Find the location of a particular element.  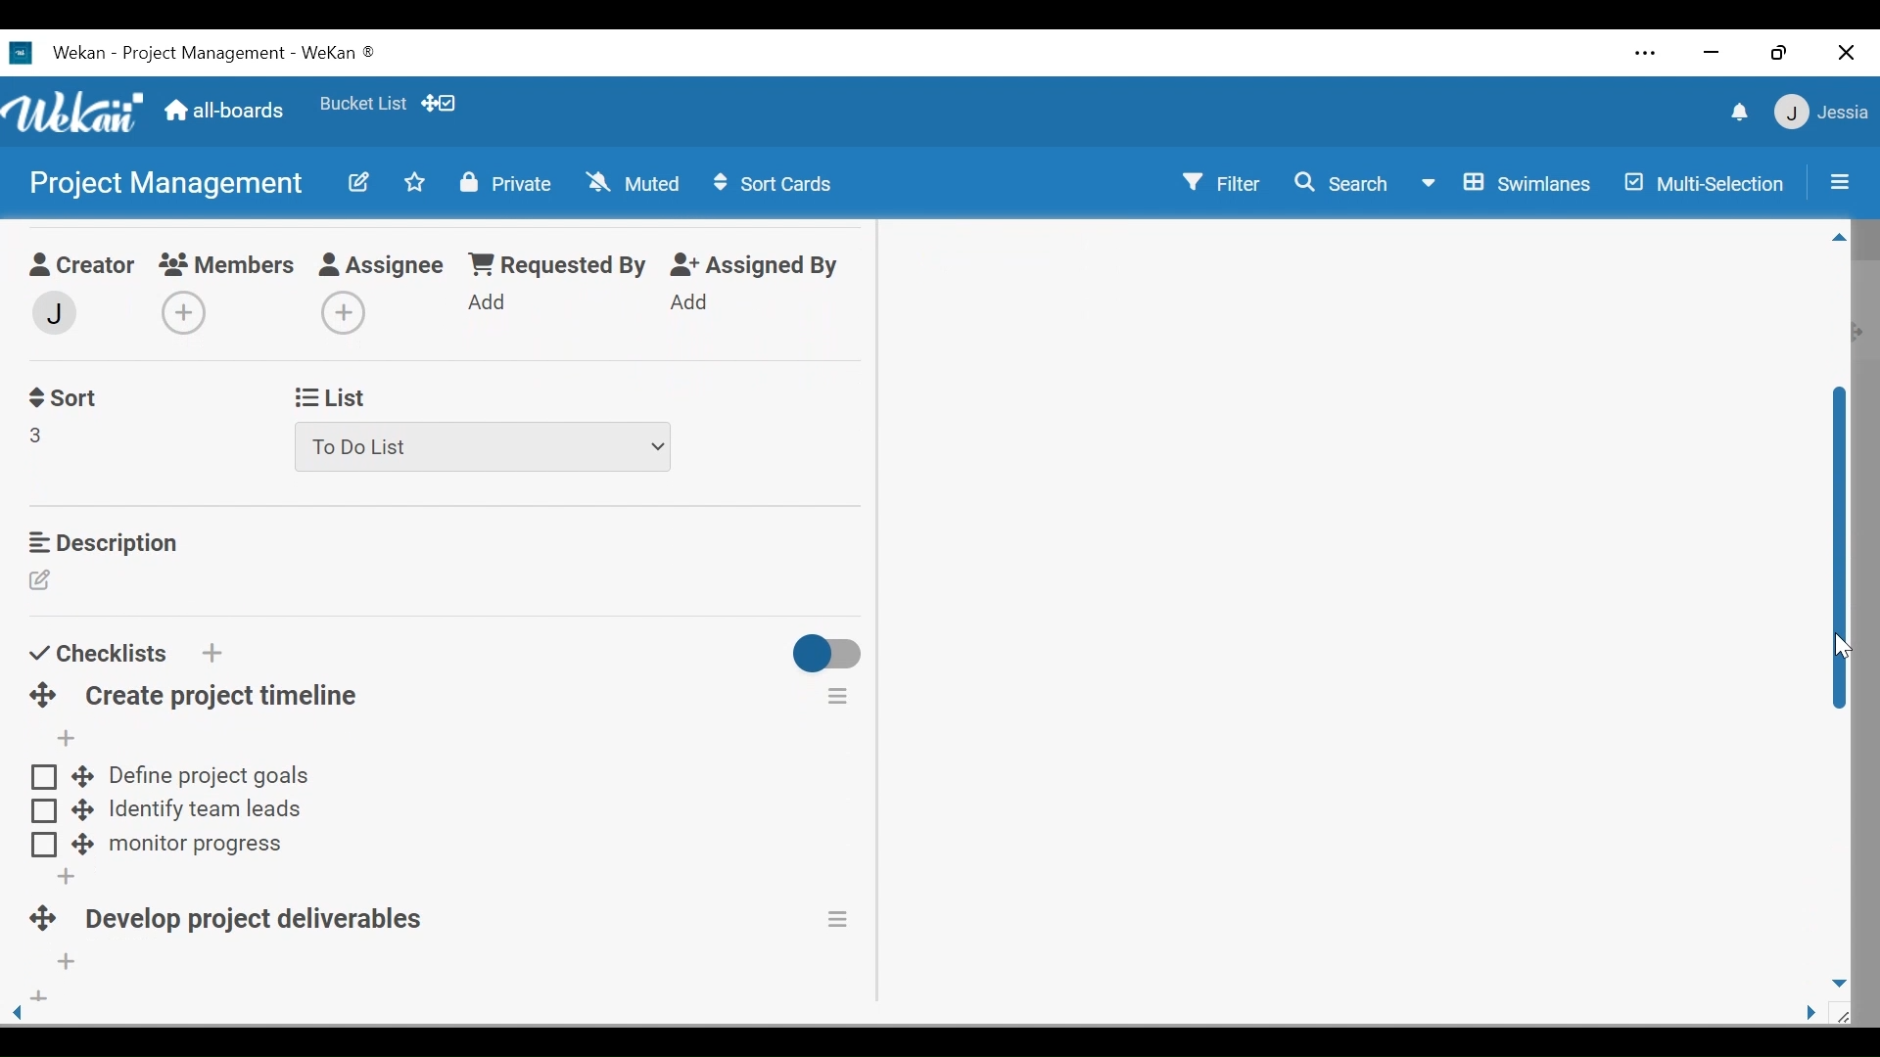

restore is located at coordinates (1779, 55).